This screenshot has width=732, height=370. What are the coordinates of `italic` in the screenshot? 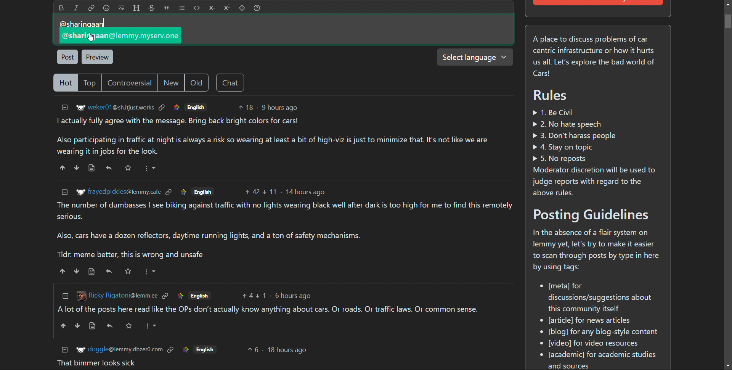 It's located at (76, 8).